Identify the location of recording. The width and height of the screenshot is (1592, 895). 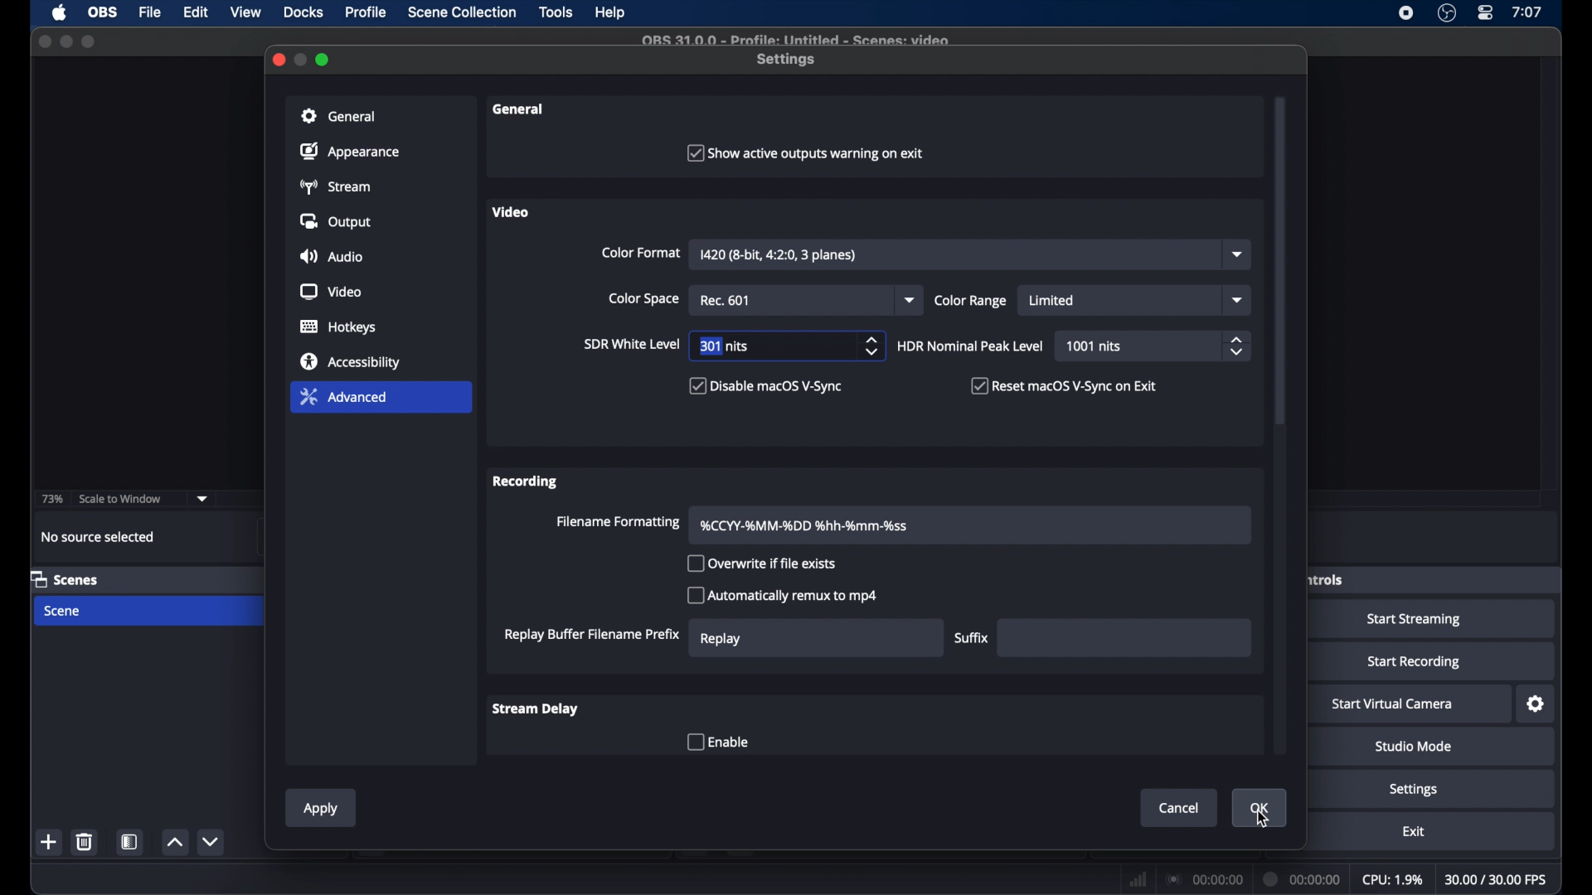
(527, 482).